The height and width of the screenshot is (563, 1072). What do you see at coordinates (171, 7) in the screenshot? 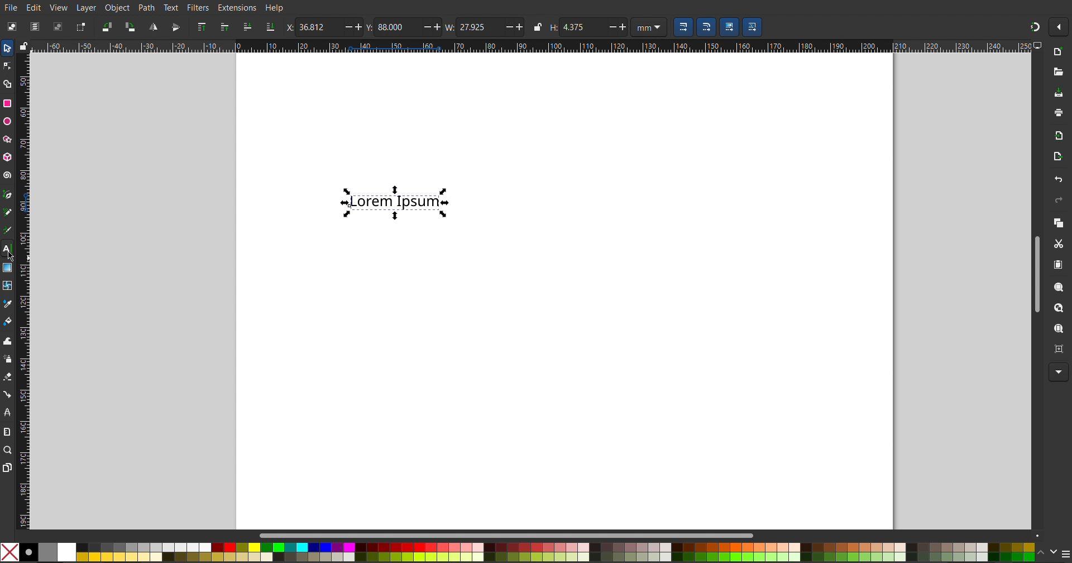
I see `Text` at bounding box center [171, 7].